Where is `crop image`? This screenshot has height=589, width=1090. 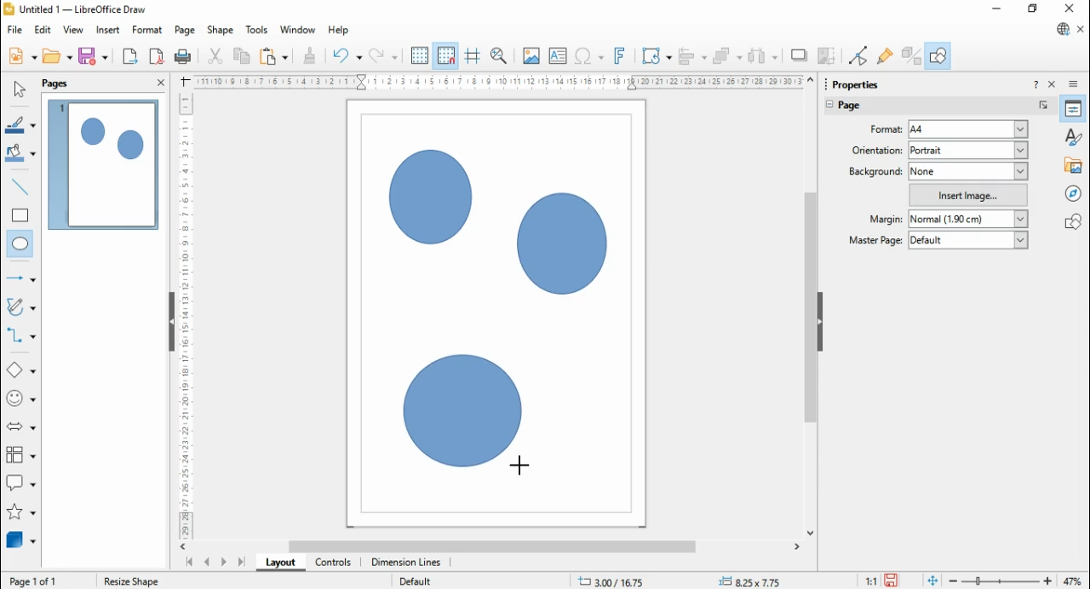
crop image is located at coordinates (829, 56).